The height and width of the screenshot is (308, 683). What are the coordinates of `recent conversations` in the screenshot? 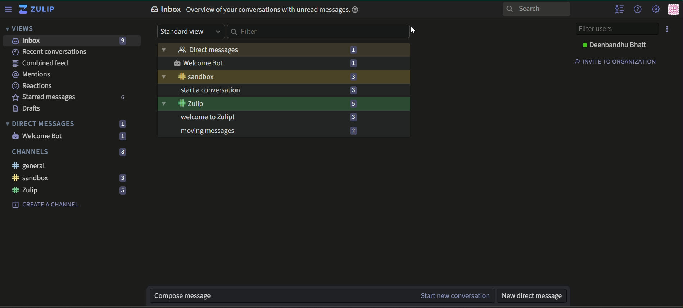 It's located at (50, 52).